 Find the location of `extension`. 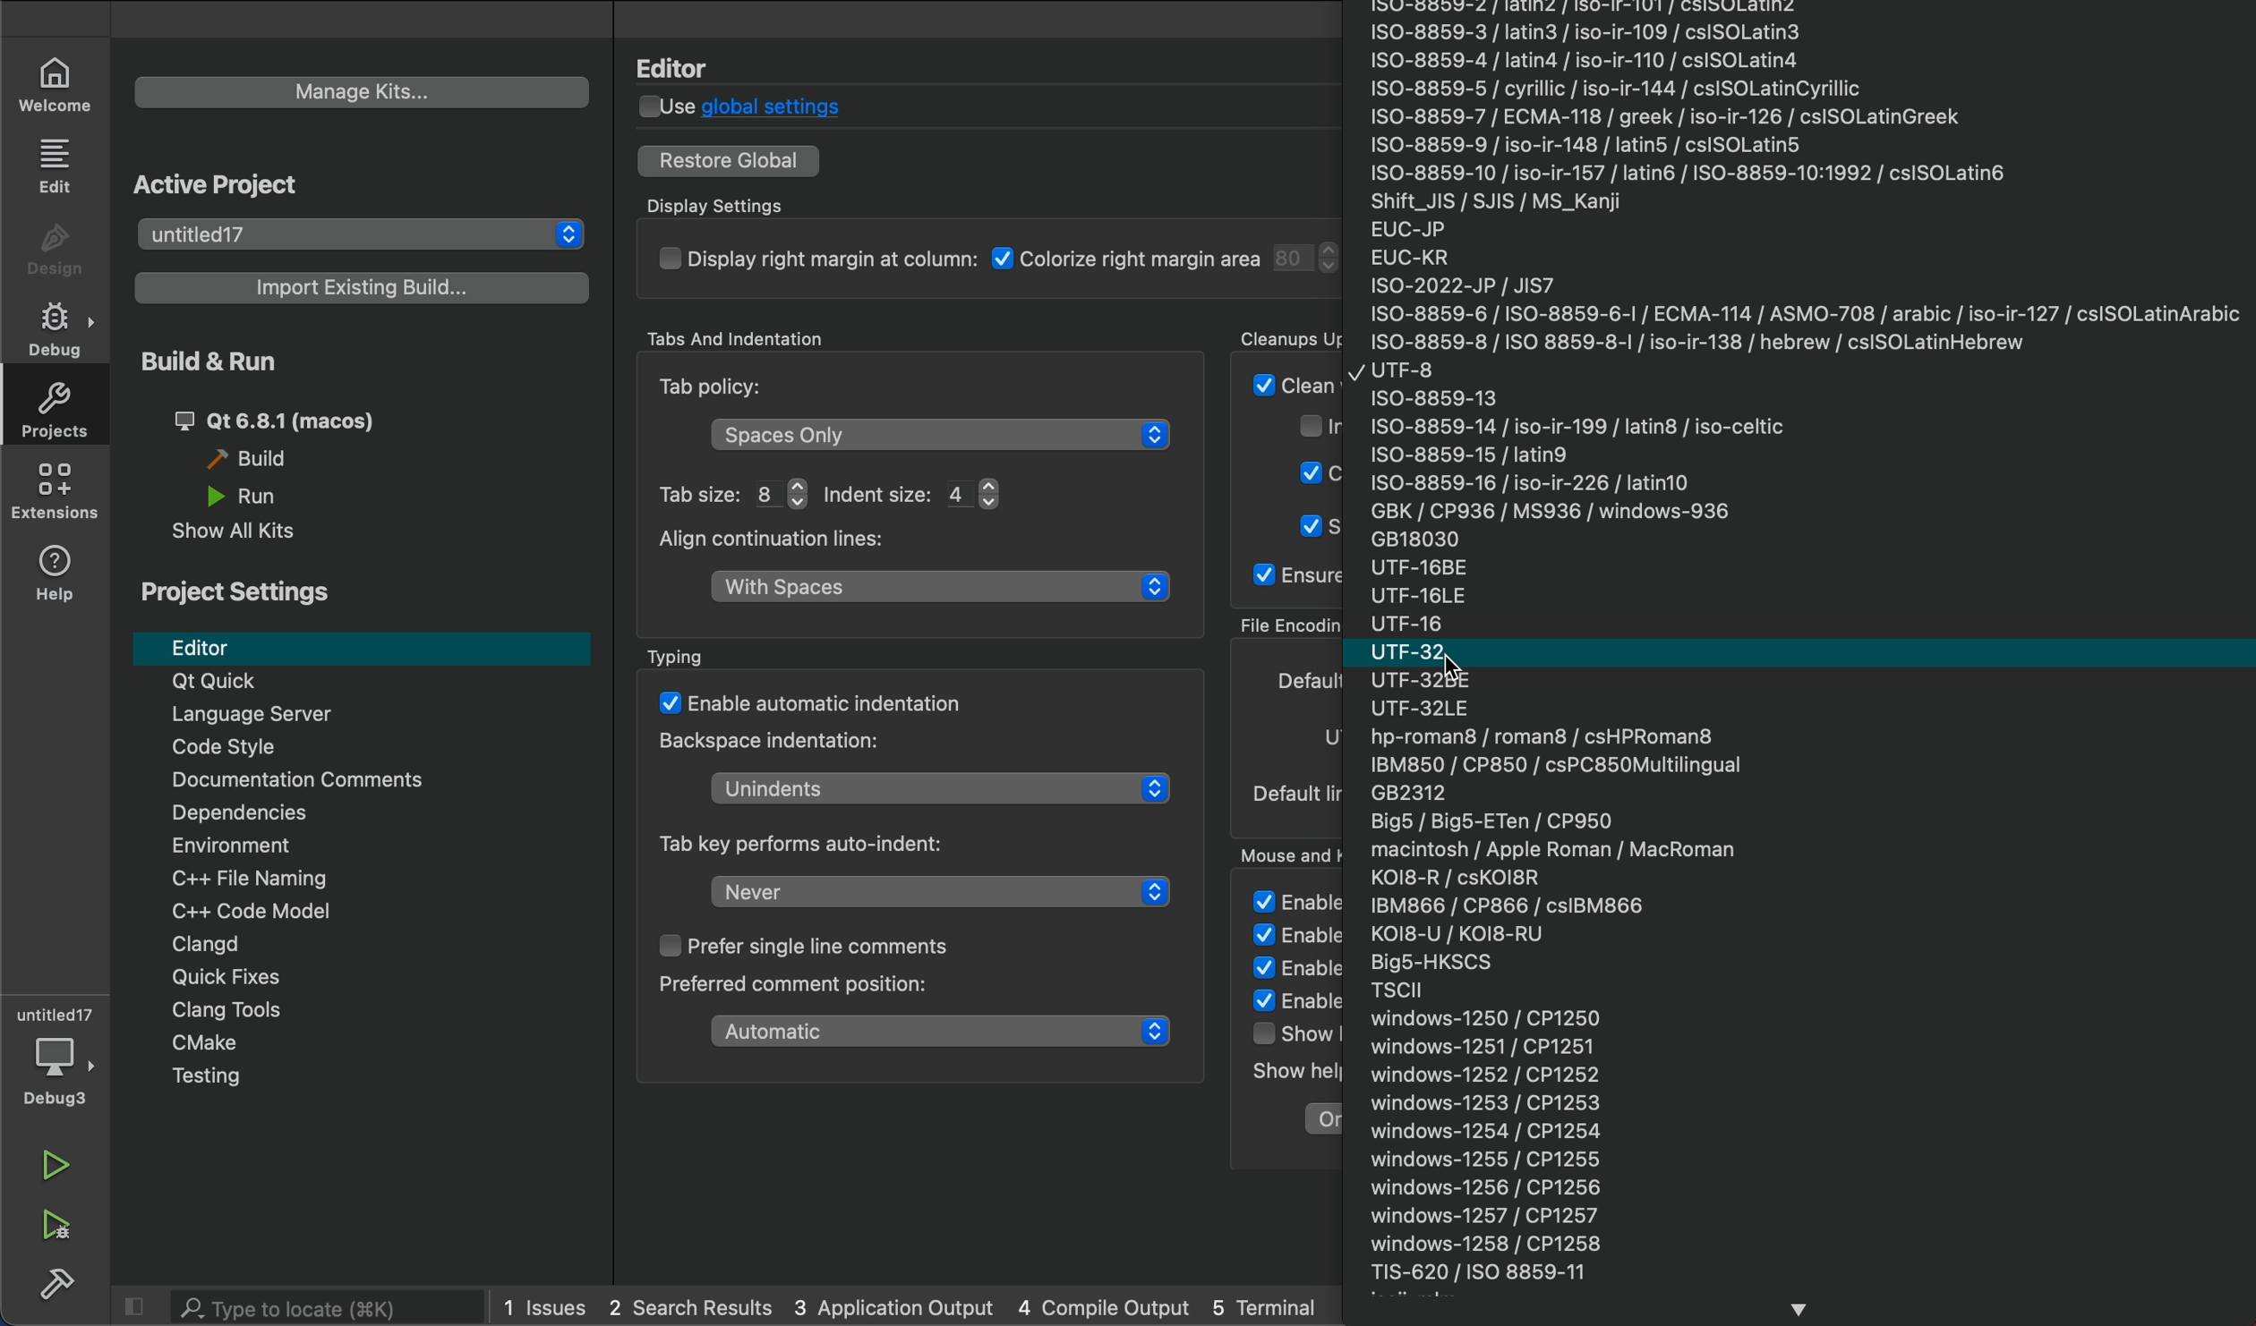

extension is located at coordinates (56, 490).